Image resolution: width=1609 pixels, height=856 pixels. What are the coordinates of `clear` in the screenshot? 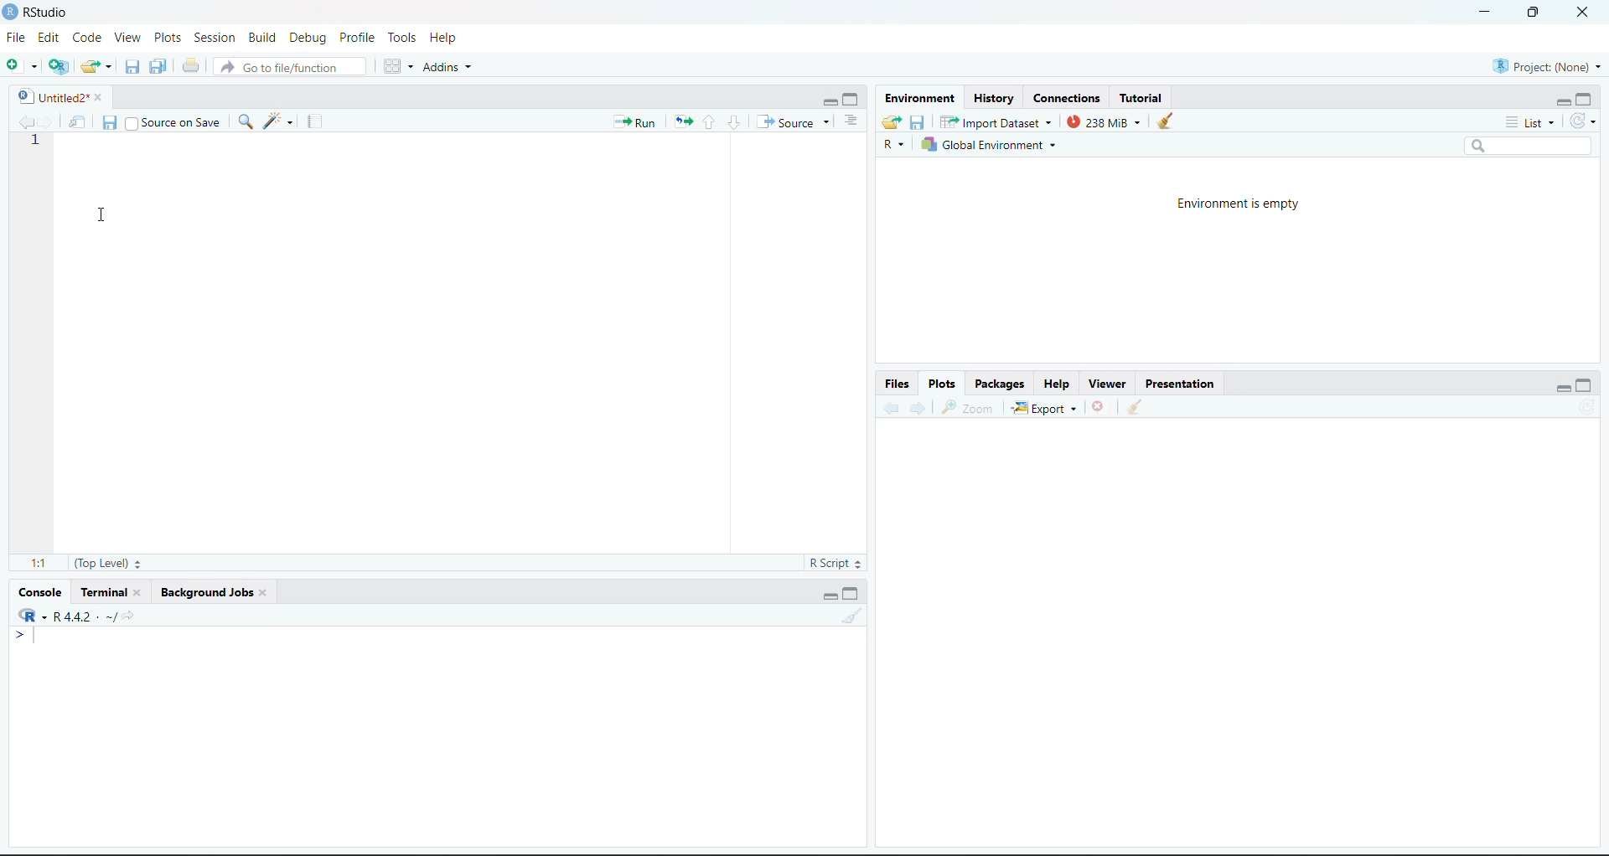 It's located at (851, 616).